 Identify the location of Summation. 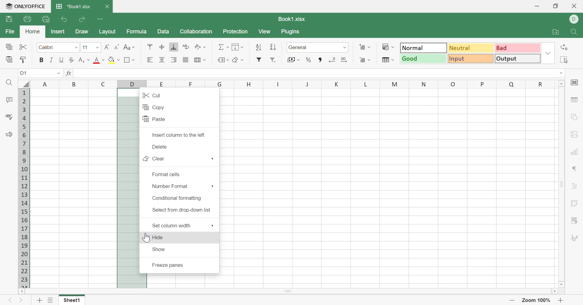
(220, 46).